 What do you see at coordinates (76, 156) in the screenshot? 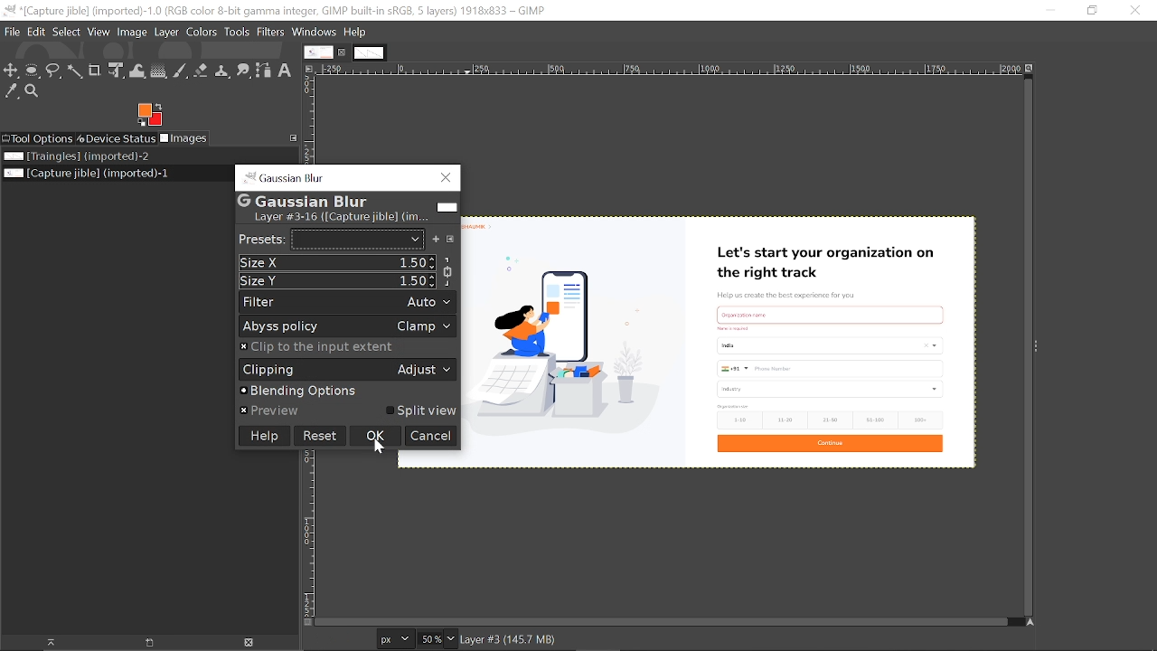
I see `File named "Triangles"` at bounding box center [76, 156].